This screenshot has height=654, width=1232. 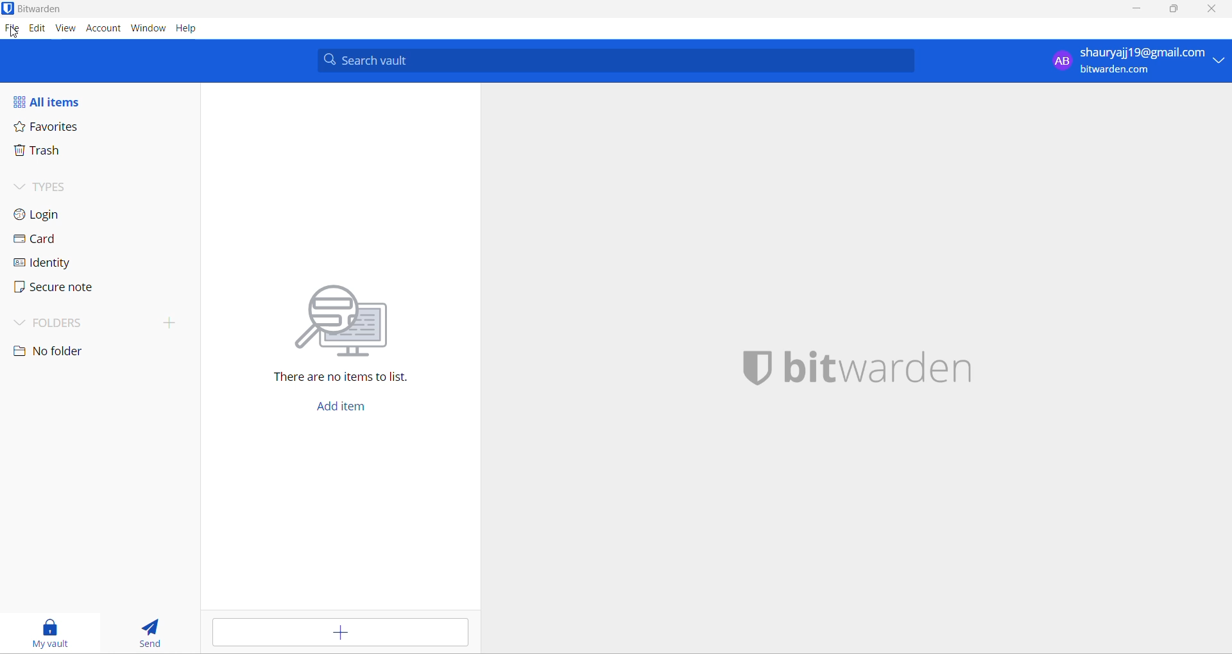 What do you see at coordinates (56, 188) in the screenshot?
I see `types` at bounding box center [56, 188].